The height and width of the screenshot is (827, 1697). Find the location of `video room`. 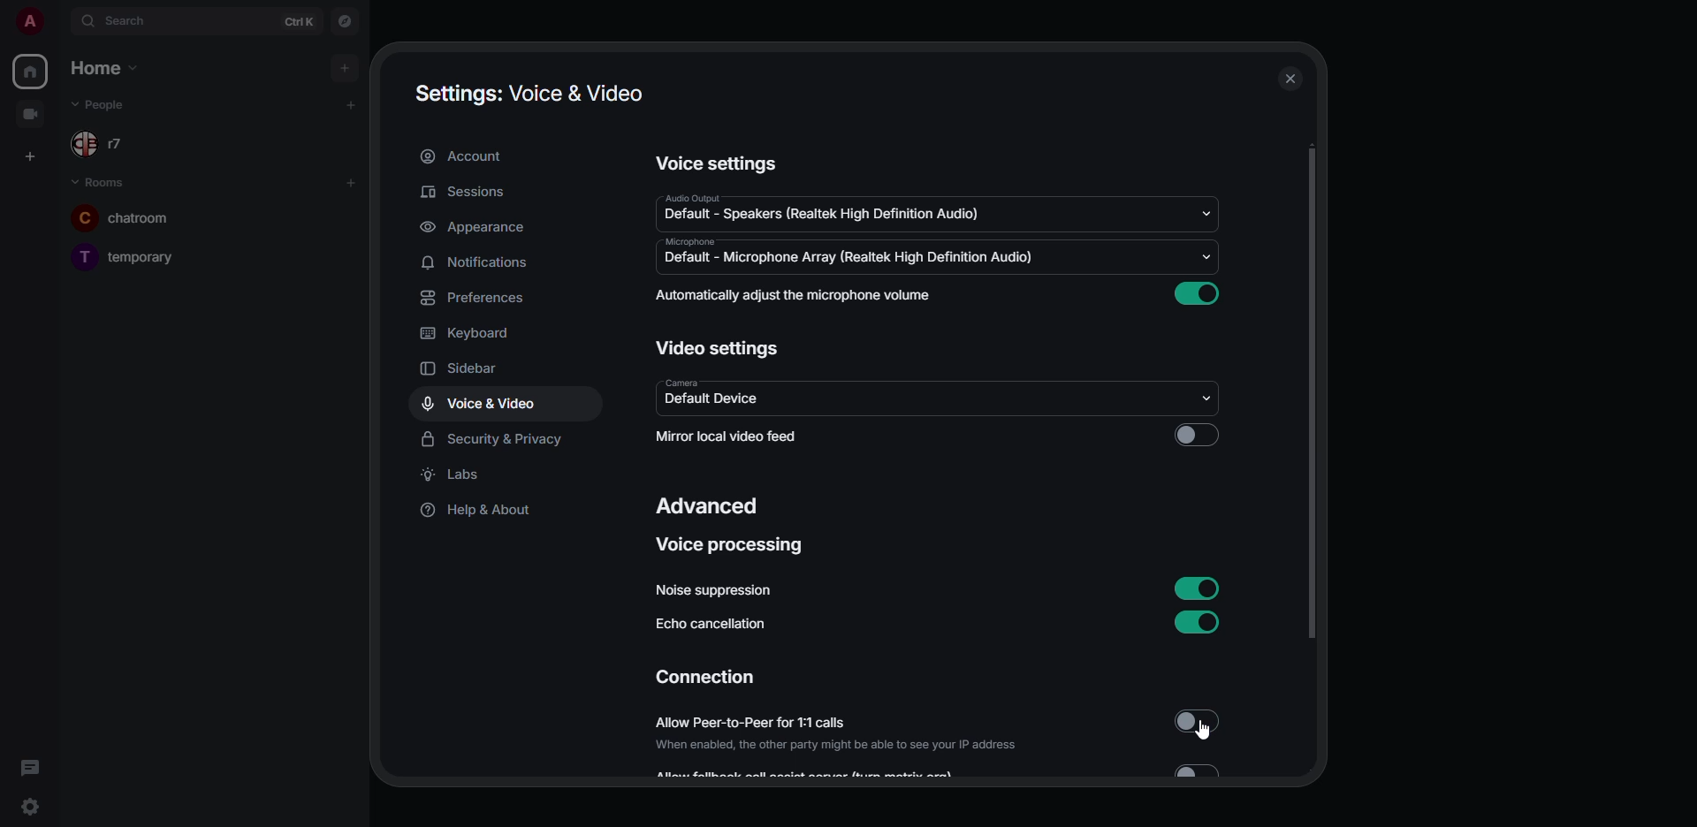

video room is located at coordinates (37, 114).